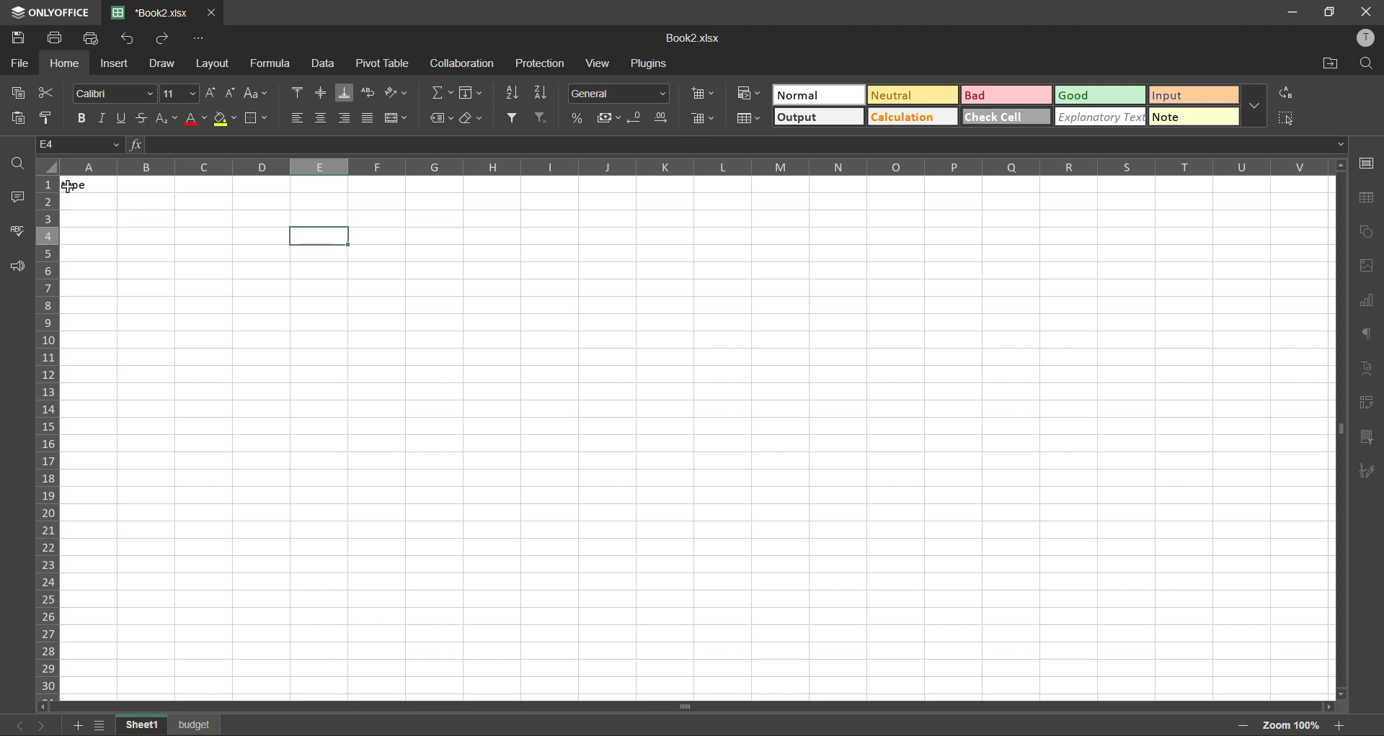 The width and height of the screenshot is (1384, 736). What do you see at coordinates (1368, 36) in the screenshot?
I see `profile` at bounding box center [1368, 36].